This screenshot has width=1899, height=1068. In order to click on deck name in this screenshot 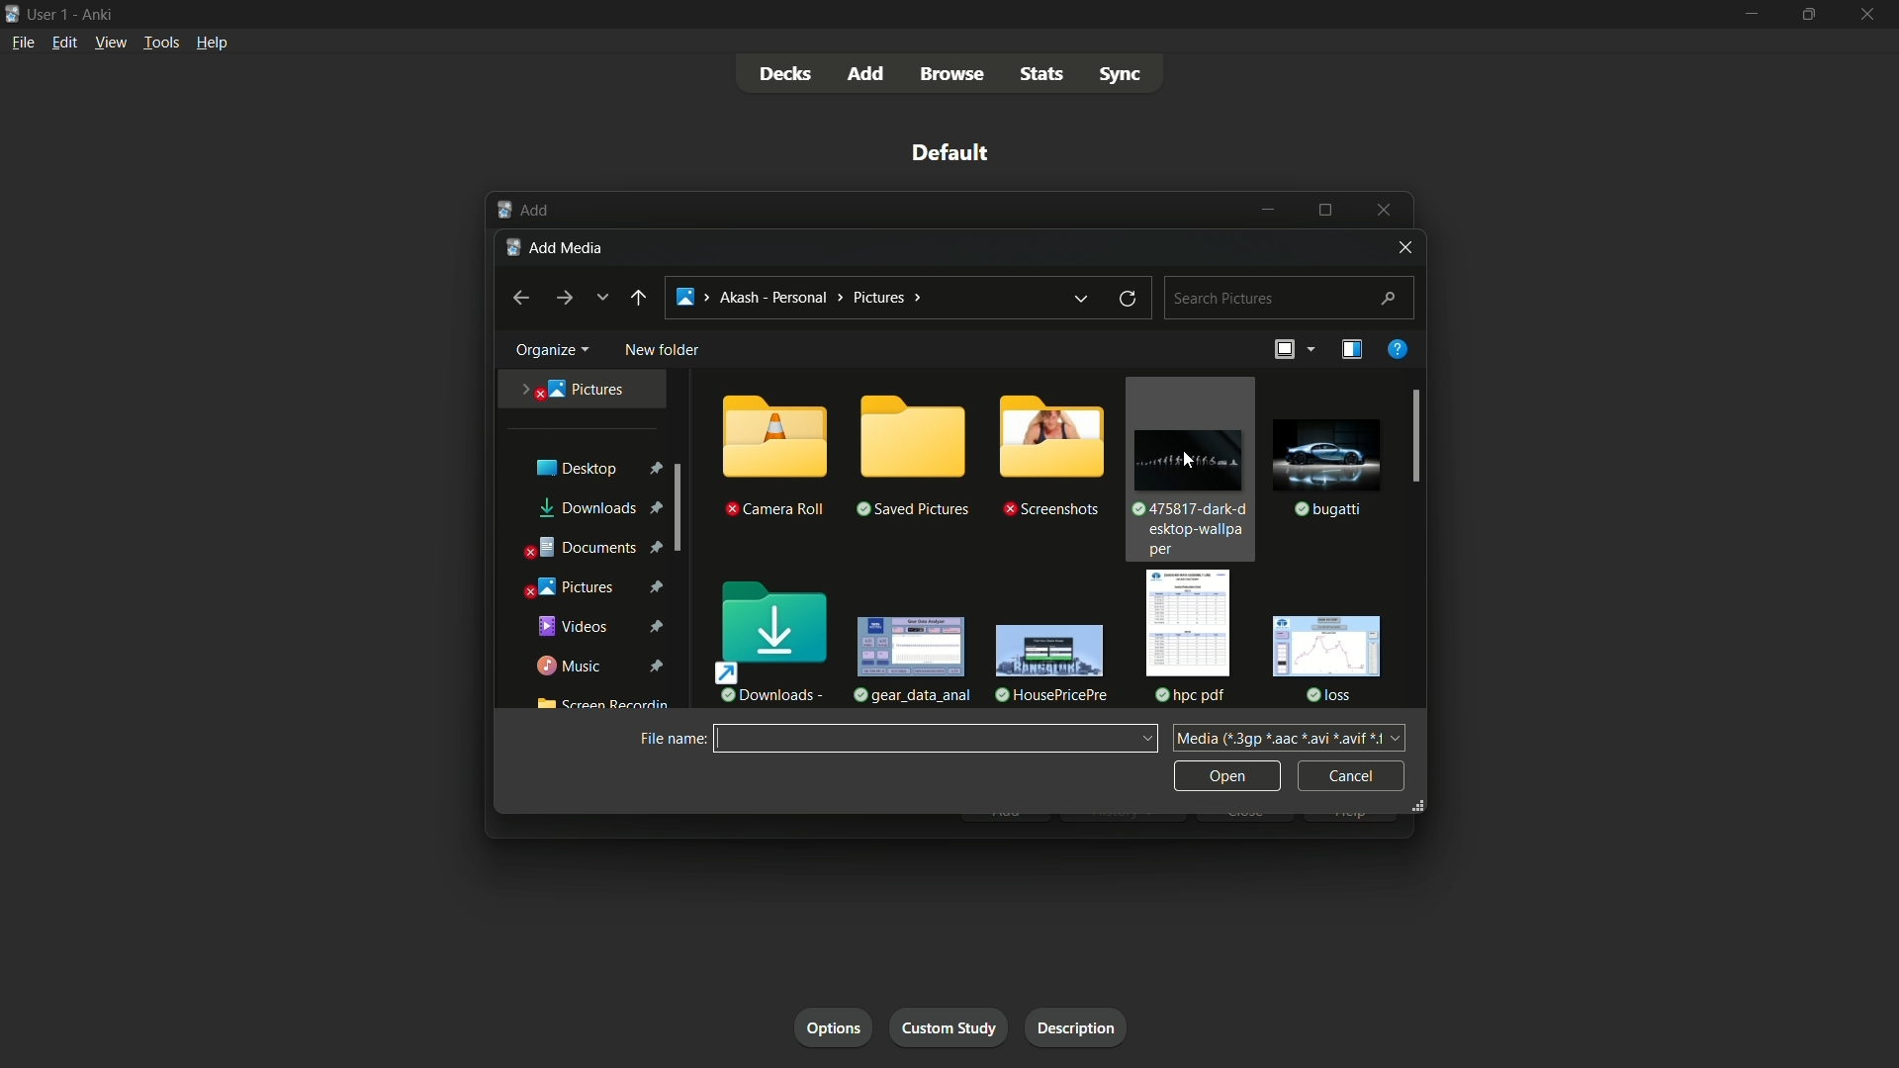, I will do `click(954, 154)`.